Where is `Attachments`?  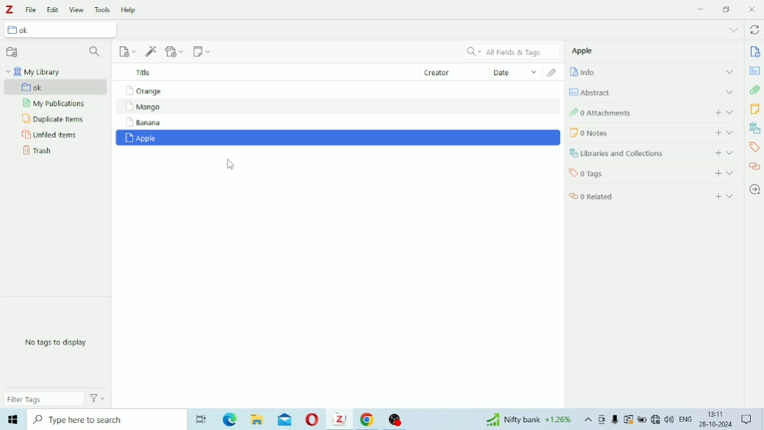
Attachments is located at coordinates (756, 90).